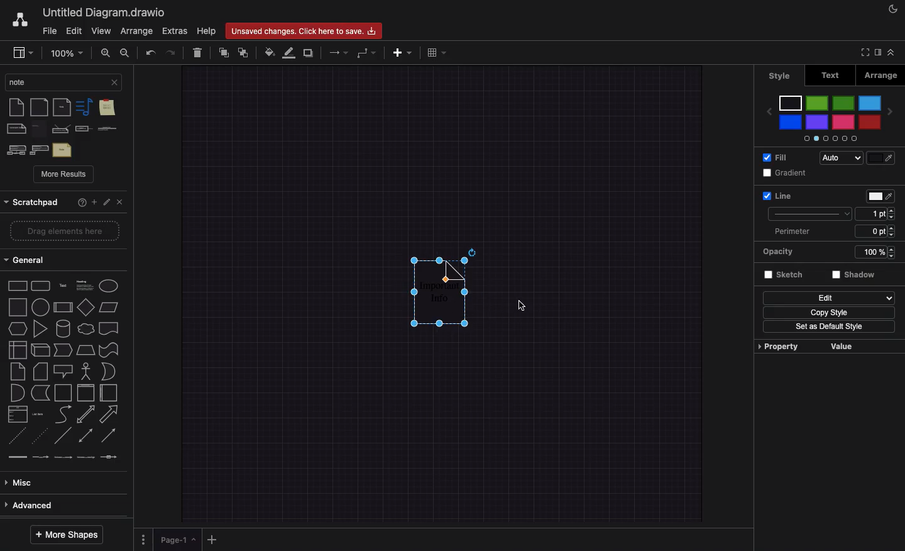  I want to click on list, so click(18, 416).